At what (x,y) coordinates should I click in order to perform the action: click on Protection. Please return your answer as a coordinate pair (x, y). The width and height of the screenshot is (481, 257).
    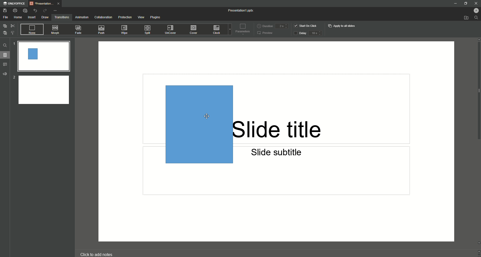
    Looking at the image, I should click on (125, 17).